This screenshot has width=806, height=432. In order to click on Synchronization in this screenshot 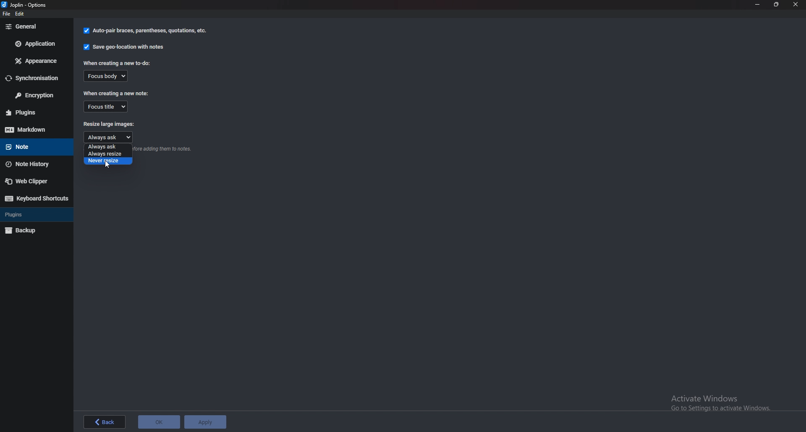, I will do `click(36, 78)`.